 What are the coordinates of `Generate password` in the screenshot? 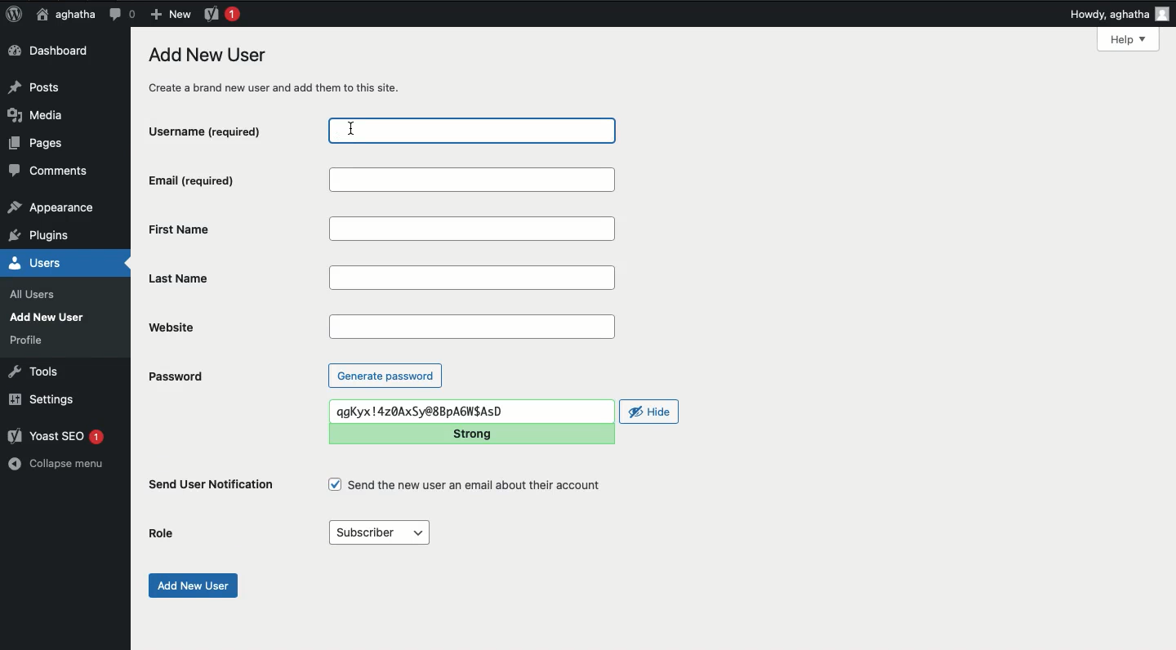 It's located at (385, 375).